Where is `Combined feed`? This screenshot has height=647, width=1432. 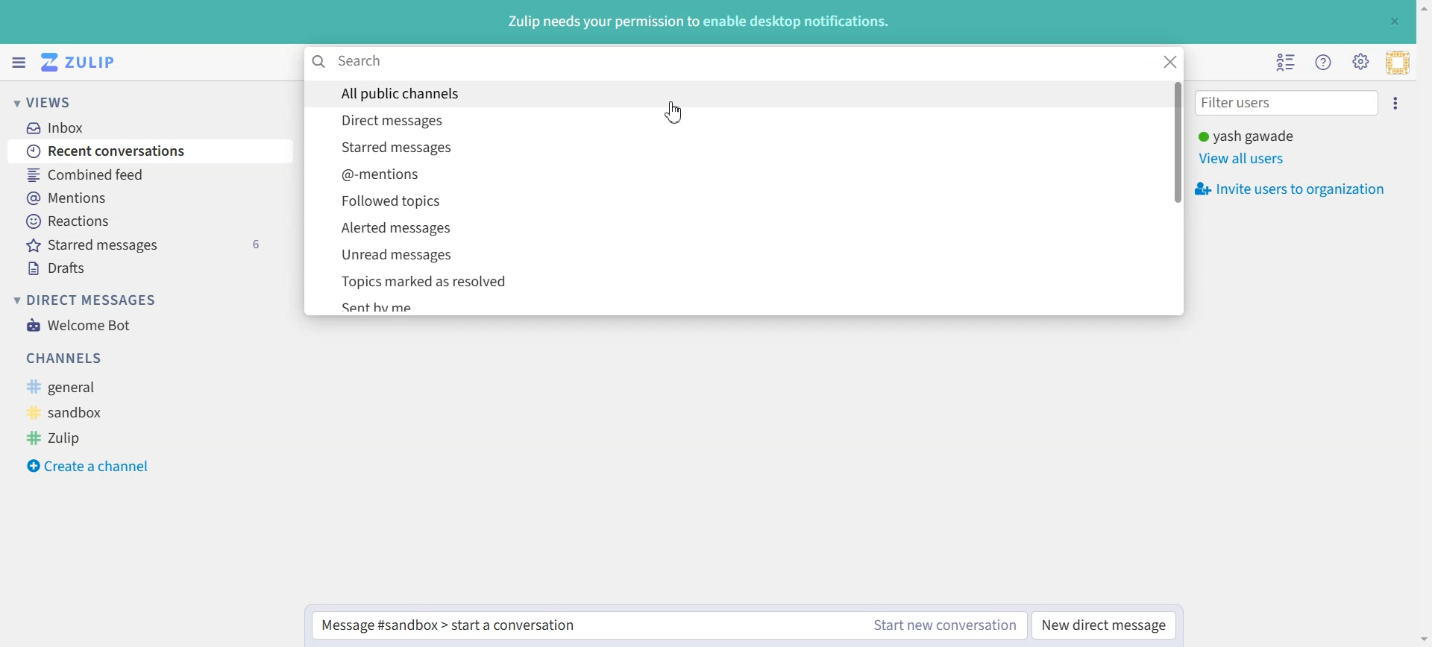
Combined feed is located at coordinates (148, 175).